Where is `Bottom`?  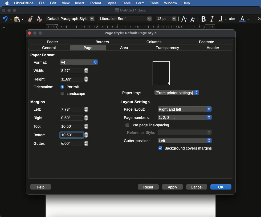
Bottom is located at coordinates (60, 134).